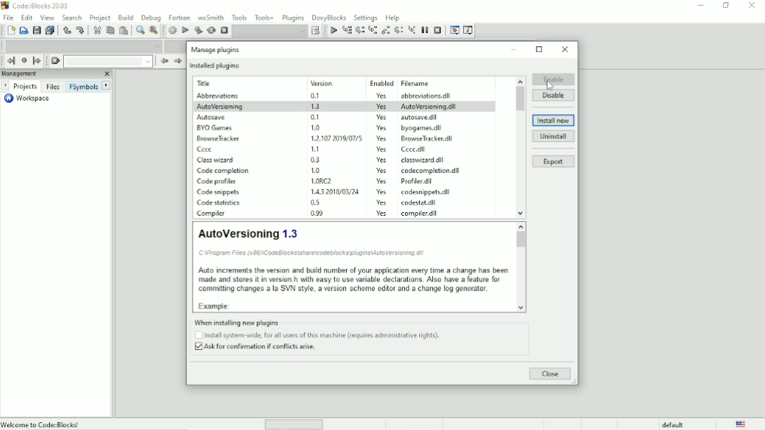 This screenshot has height=430, width=765. What do you see at coordinates (334, 181) in the screenshot?
I see `version ` at bounding box center [334, 181].